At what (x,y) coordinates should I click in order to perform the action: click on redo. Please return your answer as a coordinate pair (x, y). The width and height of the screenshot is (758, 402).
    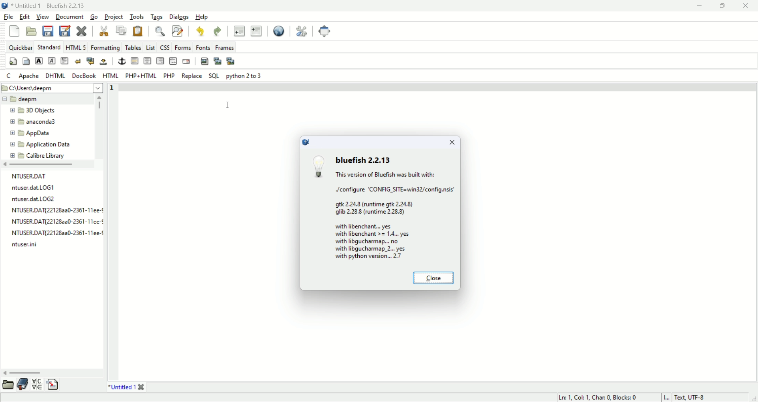
    Looking at the image, I should click on (218, 32).